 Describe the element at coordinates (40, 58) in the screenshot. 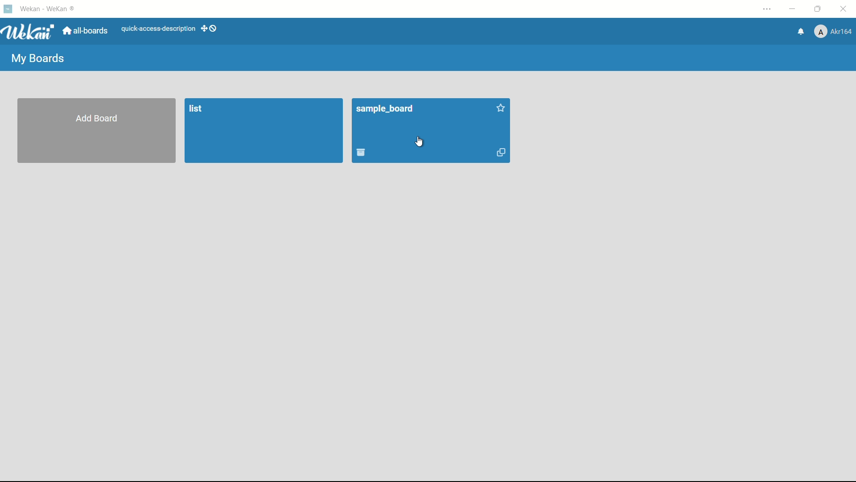

I see `my boards` at that location.